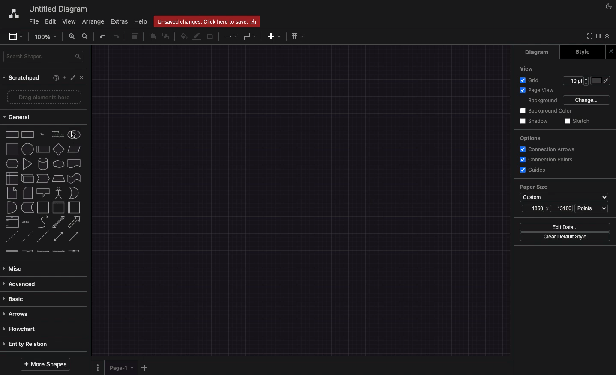 Image resolution: width=616 pixels, height=375 pixels. Describe the element at coordinates (531, 208) in the screenshot. I see `1850` at that location.